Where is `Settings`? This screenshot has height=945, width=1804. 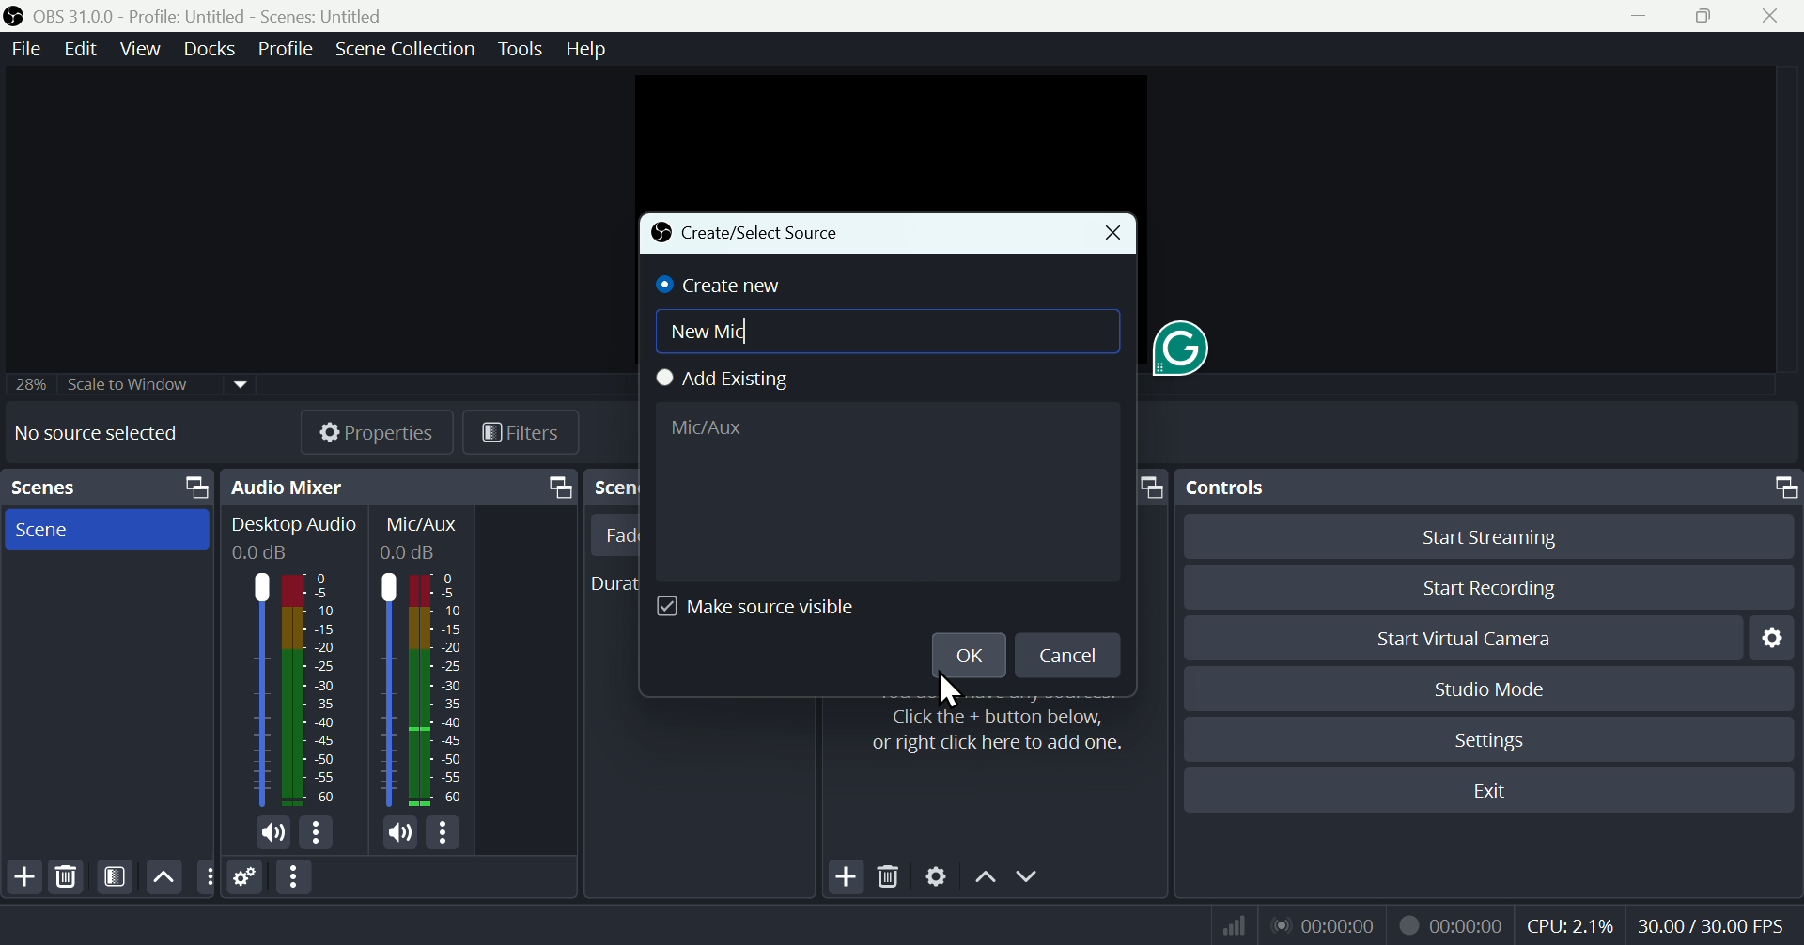 Settings is located at coordinates (937, 879).